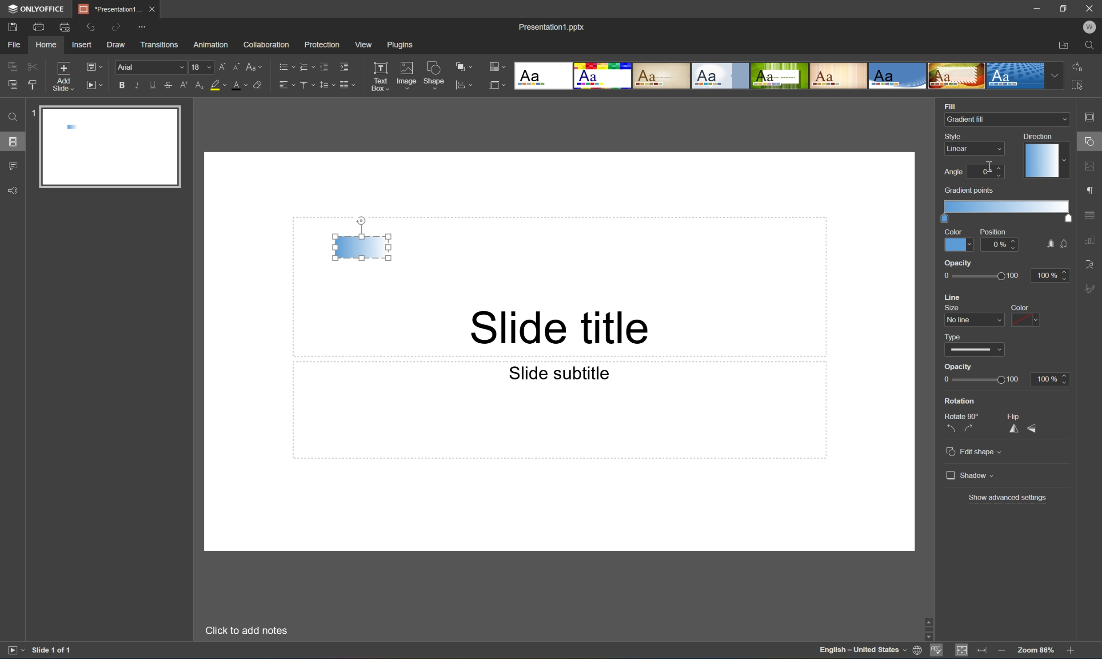  What do you see at coordinates (1040, 8) in the screenshot?
I see `Minimize` at bounding box center [1040, 8].